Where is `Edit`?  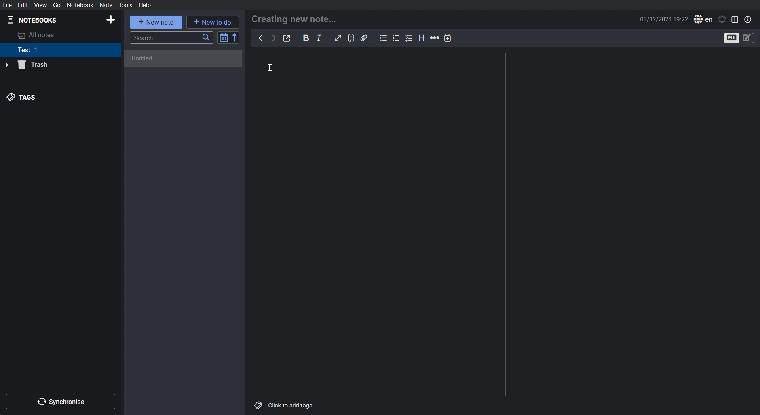
Edit is located at coordinates (23, 5).